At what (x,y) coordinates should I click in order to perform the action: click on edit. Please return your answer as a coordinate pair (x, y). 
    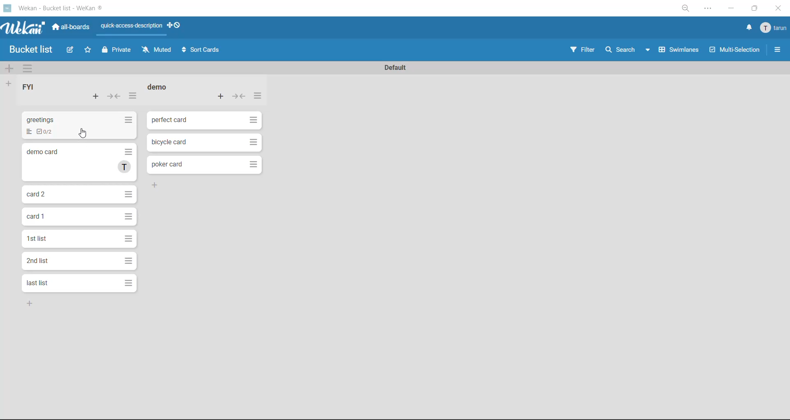
    Looking at the image, I should click on (71, 52).